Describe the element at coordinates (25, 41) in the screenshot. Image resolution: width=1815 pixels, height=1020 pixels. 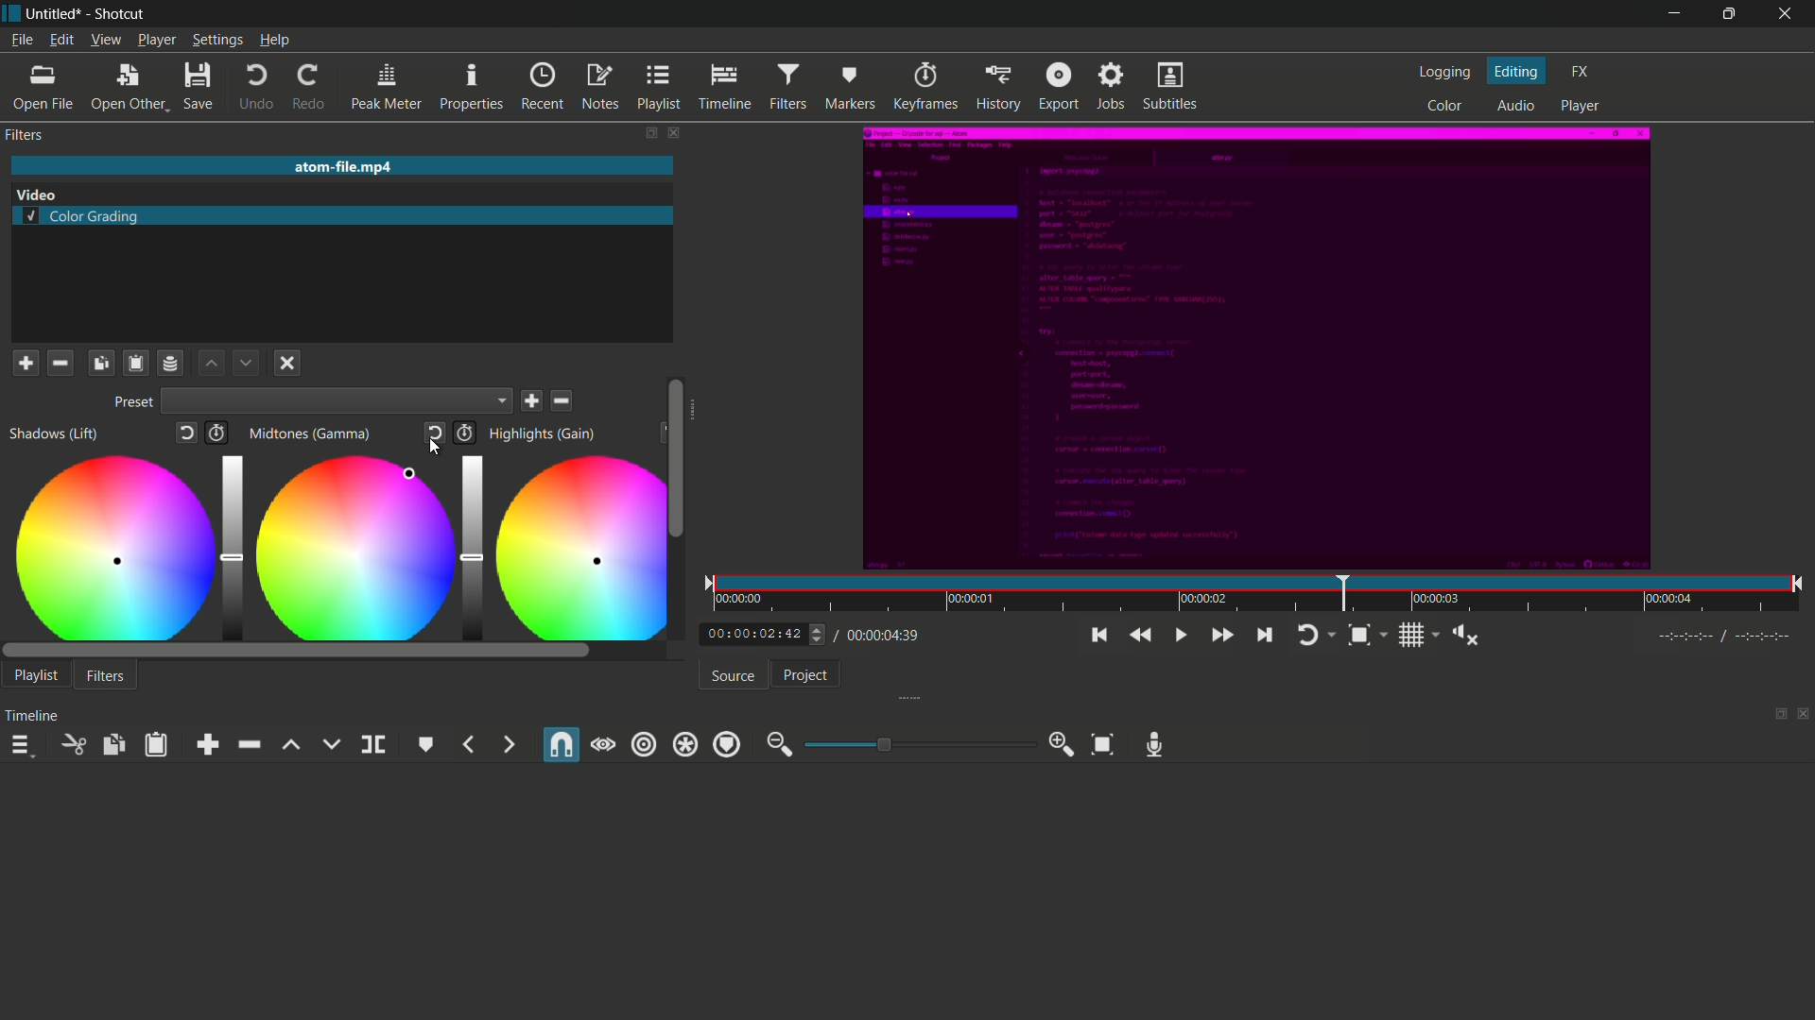
I see `file menu` at that location.